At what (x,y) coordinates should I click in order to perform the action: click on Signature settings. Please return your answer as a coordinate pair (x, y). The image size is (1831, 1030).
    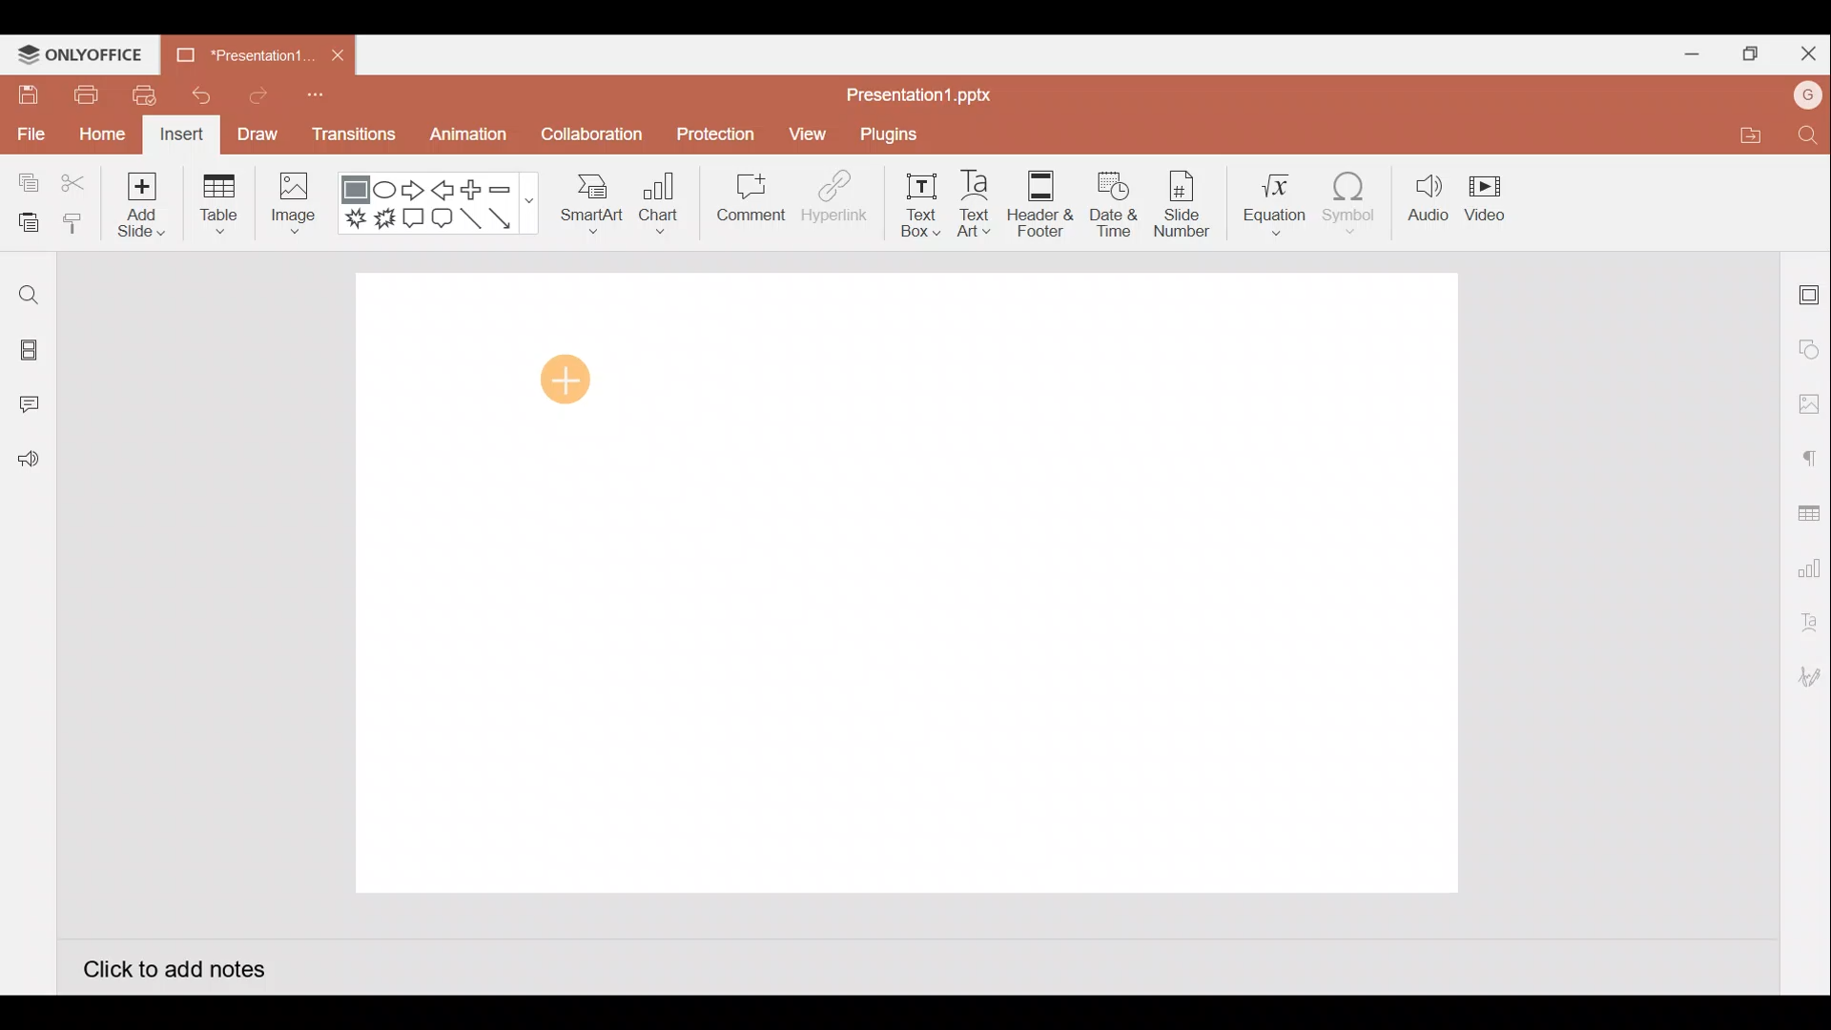
    Looking at the image, I should click on (1806, 679).